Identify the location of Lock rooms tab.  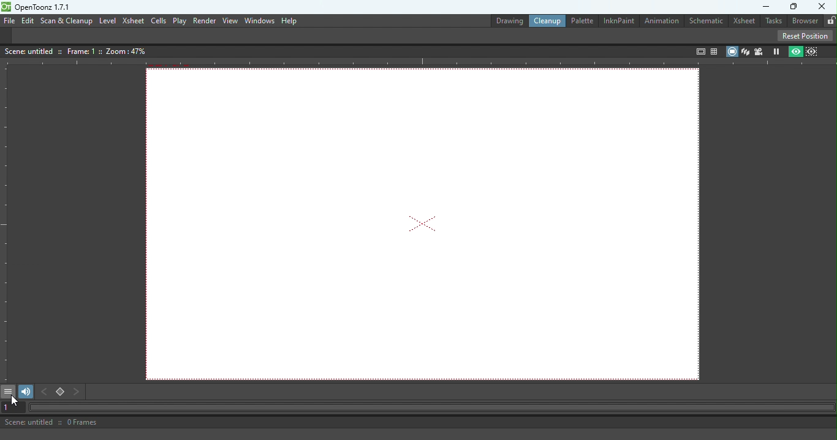
(828, 20).